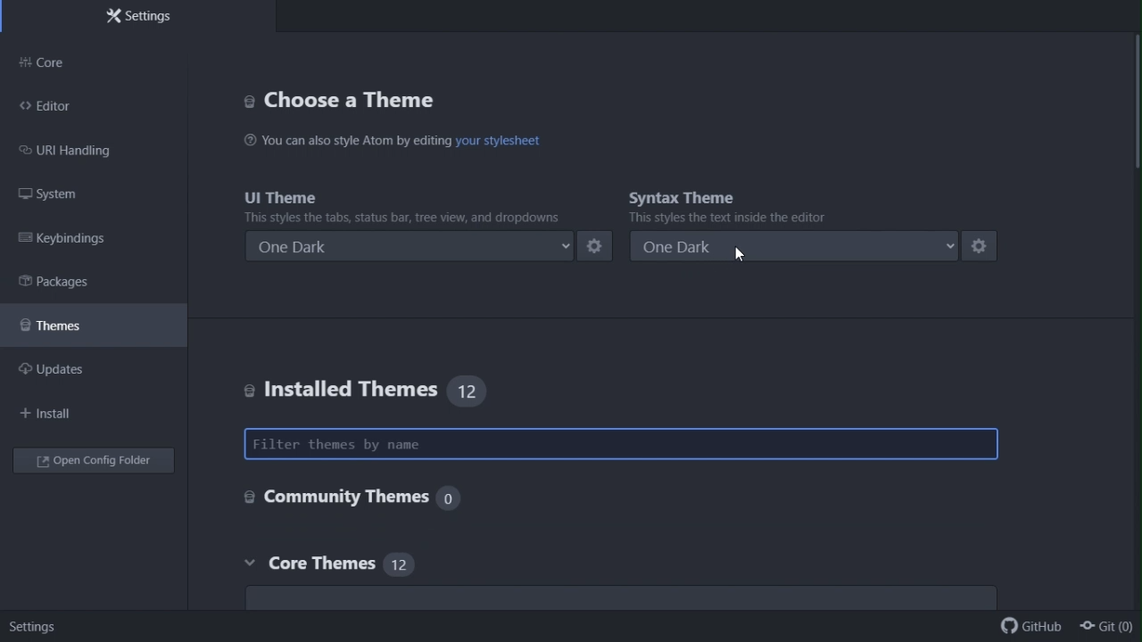 The width and height of the screenshot is (1142, 642). Describe the element at coordinates (1024, 630) in the screenshot. I see `github` at that location.